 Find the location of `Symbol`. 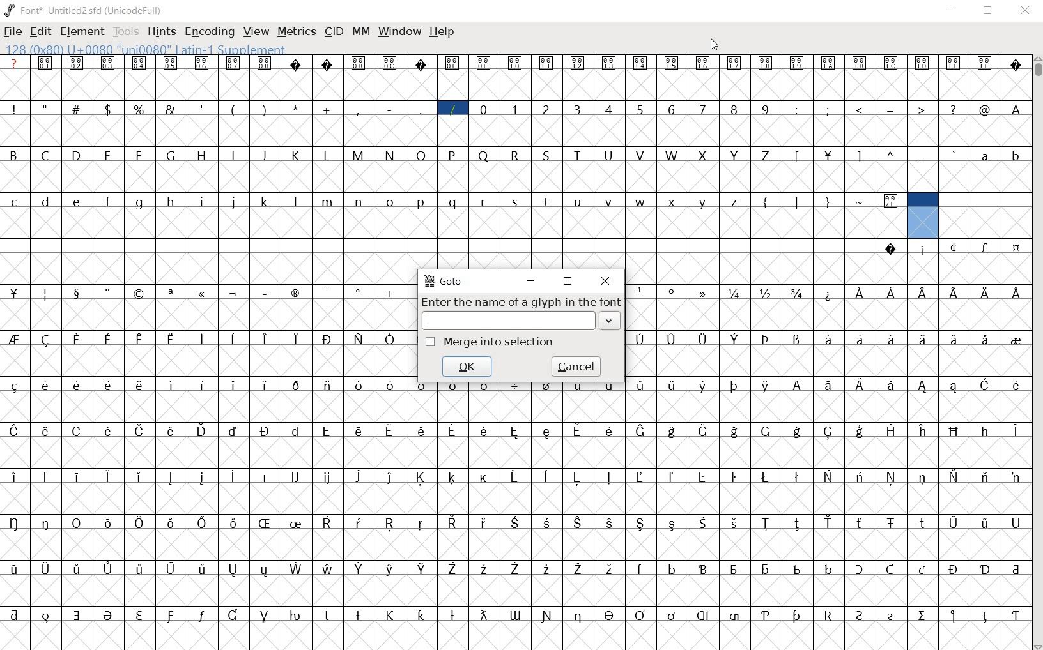

Symbol is located at coordinates (548, 568).